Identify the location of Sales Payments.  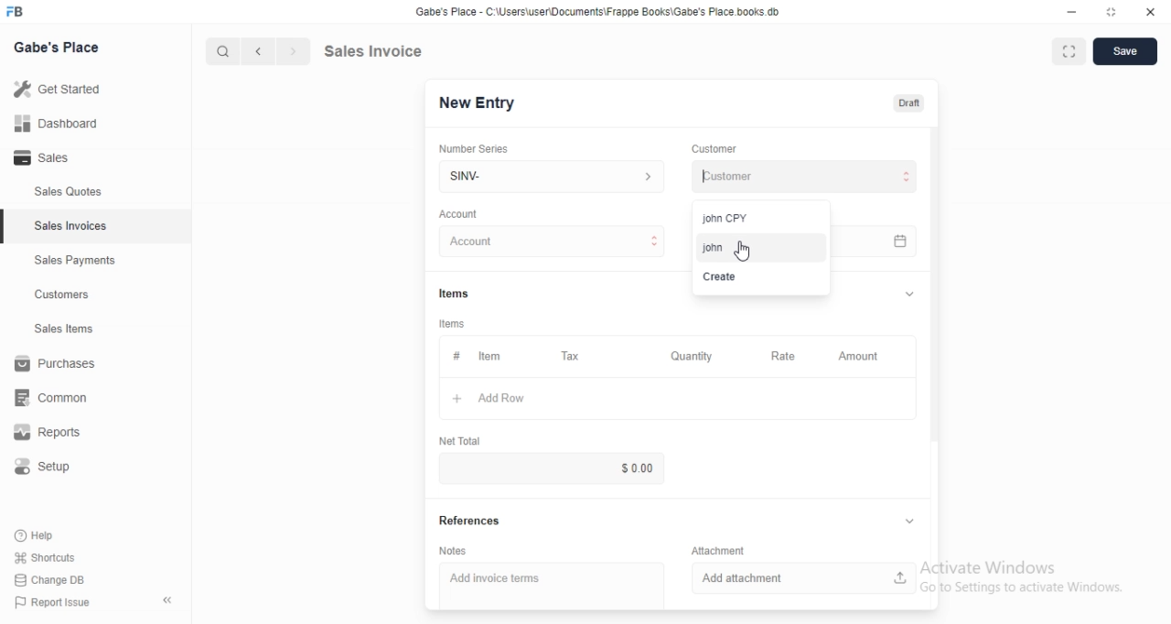
(70, 261).